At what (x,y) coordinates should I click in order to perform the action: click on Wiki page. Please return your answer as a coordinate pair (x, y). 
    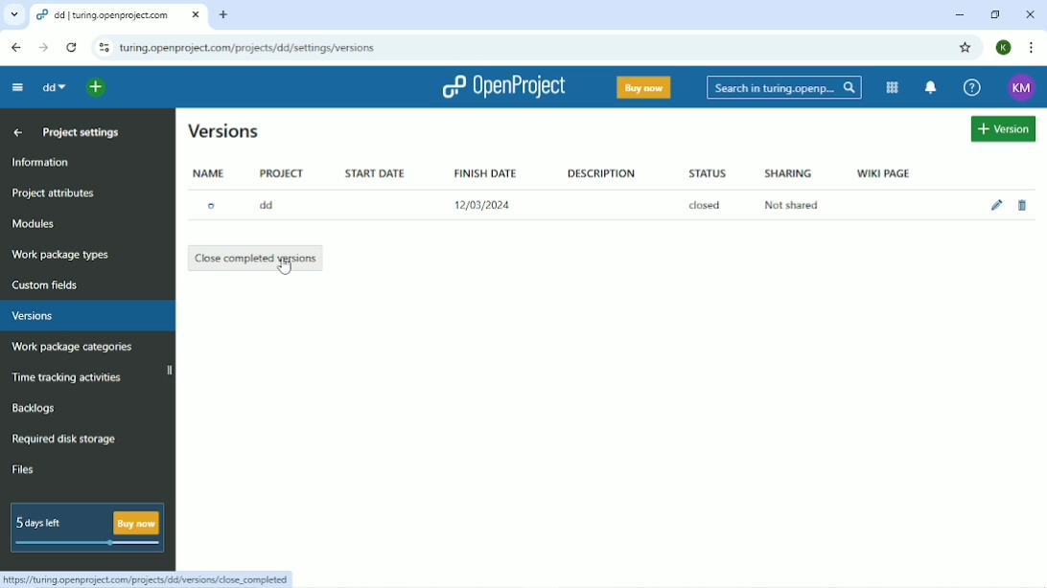
    Looking at the image, I should click on (883, 172).